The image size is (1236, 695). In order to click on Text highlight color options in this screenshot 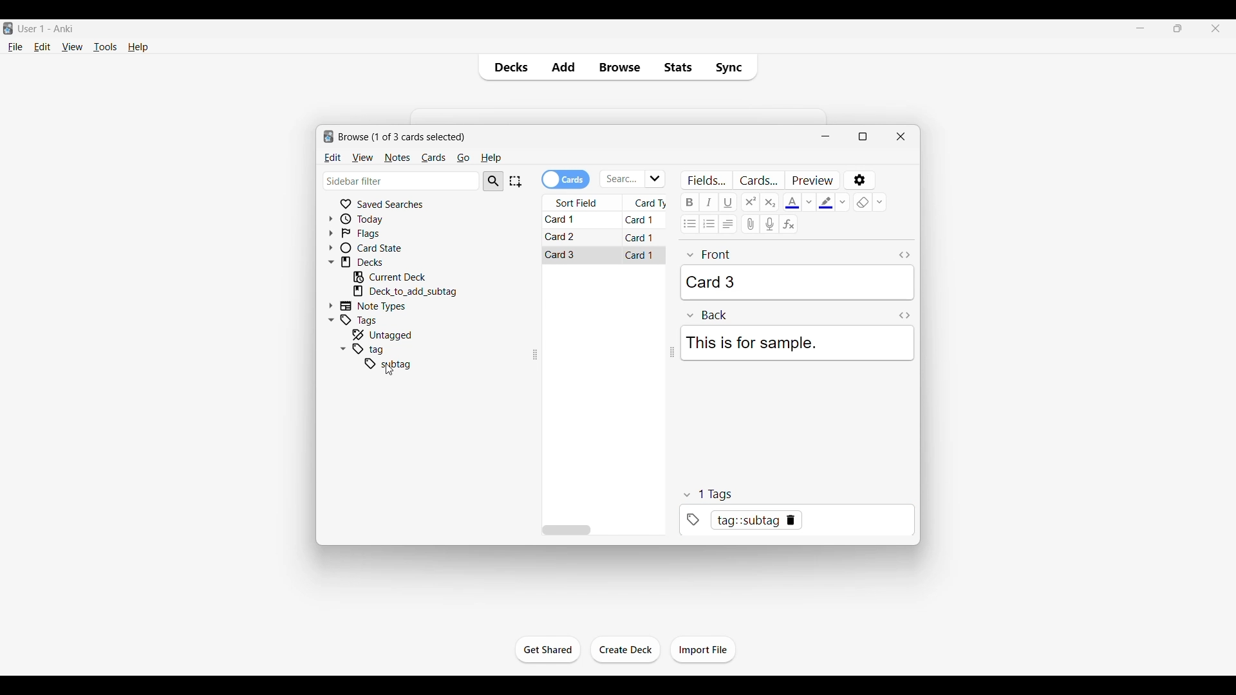, I will do `click(843, 202)`.